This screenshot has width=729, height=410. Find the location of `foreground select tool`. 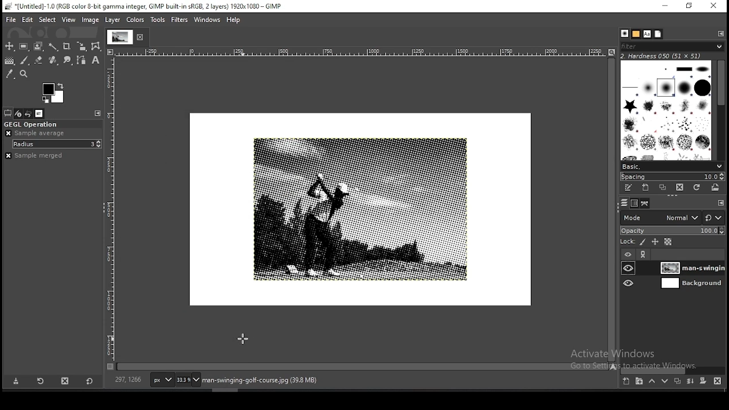

foreground select tool is located at coordinates (38, 47).